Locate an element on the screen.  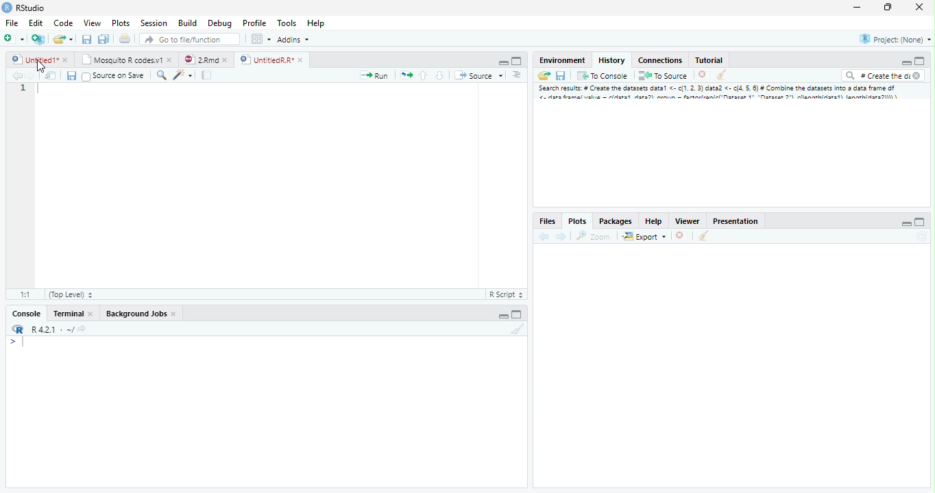
New file is located at coordinates (14, 38).